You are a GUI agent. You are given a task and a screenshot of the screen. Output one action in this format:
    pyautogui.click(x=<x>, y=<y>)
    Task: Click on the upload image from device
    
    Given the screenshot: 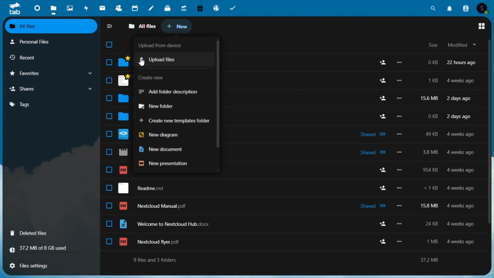 What is the action you would take?
    pyautogui.click(x=170, y=44)
    